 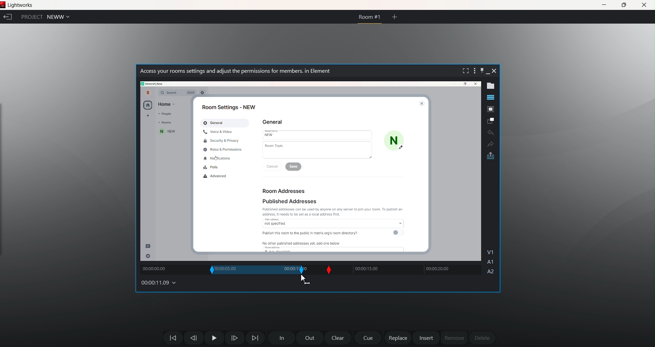 What do you see at coordinates (167, 122) in the screenshot?
I see `Room` at bounding box center [167, 122].